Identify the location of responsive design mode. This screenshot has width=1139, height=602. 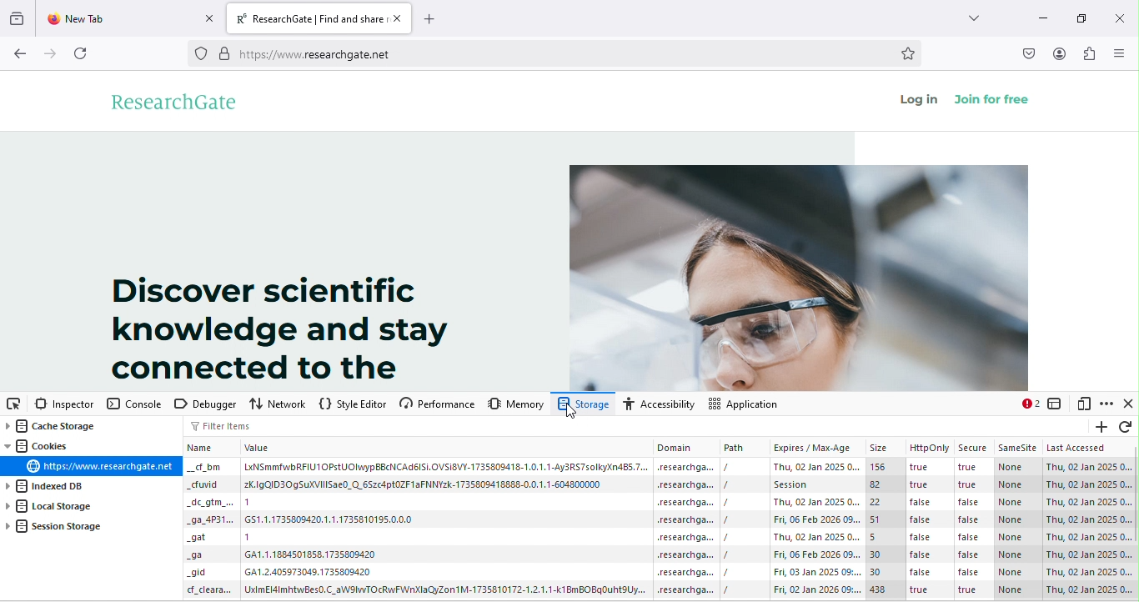
(1082, 404).